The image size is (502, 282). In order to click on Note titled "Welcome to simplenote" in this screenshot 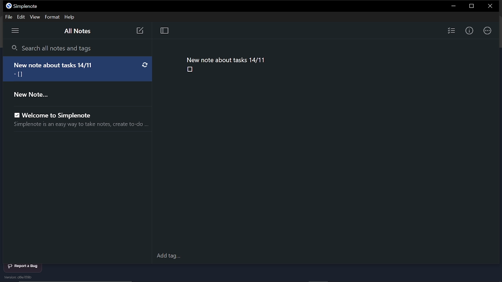, I will do `click(66, 114)`.